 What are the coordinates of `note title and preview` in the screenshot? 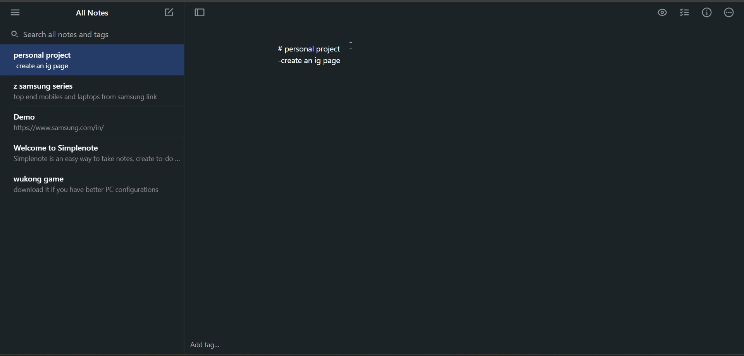 It's located at (90, 184).